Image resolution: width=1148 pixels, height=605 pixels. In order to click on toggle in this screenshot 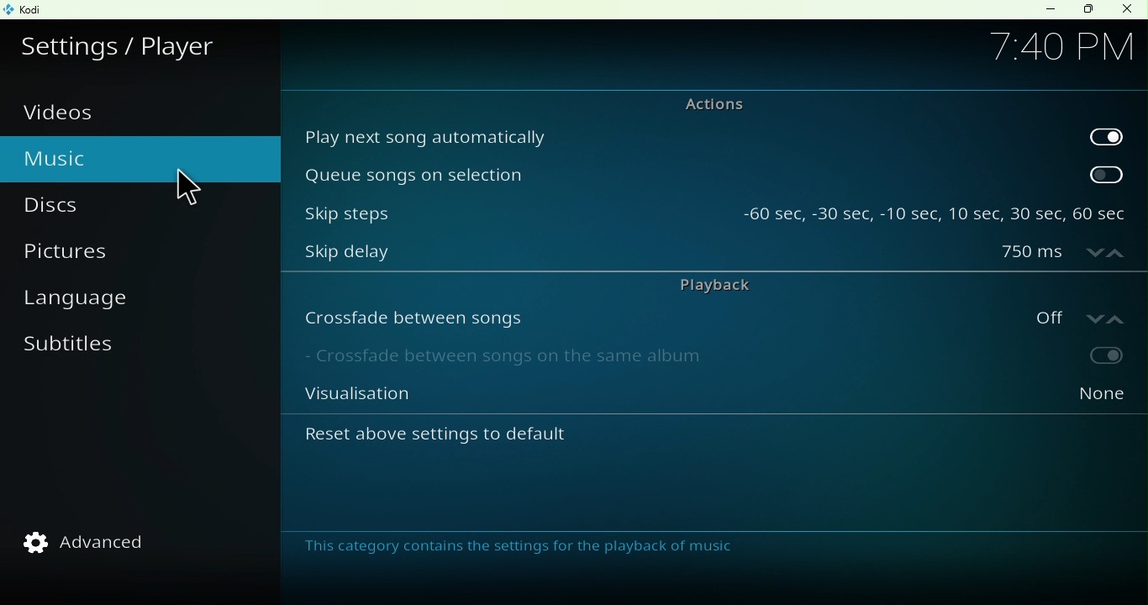, I will do `click(1066, 357)`.